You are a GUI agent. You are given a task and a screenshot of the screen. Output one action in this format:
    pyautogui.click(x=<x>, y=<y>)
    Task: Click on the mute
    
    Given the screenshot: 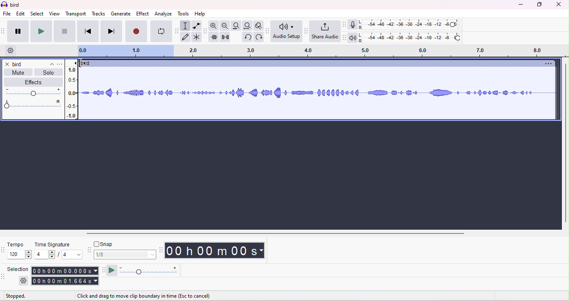 What is the action you would take?
    pyautogui.click(x=18, y=74)
    